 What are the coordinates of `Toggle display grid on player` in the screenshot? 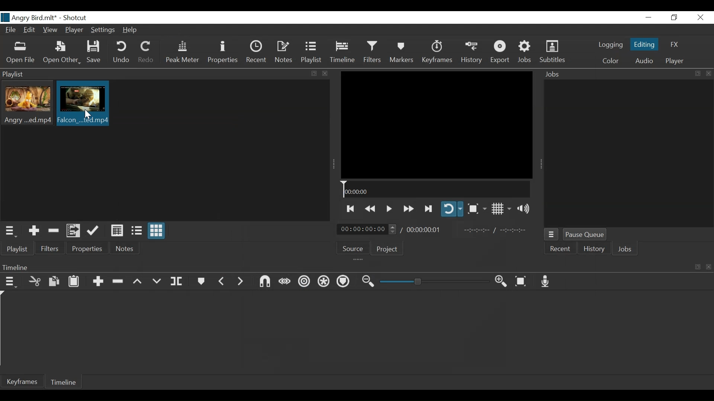 It's located at (502, 209).